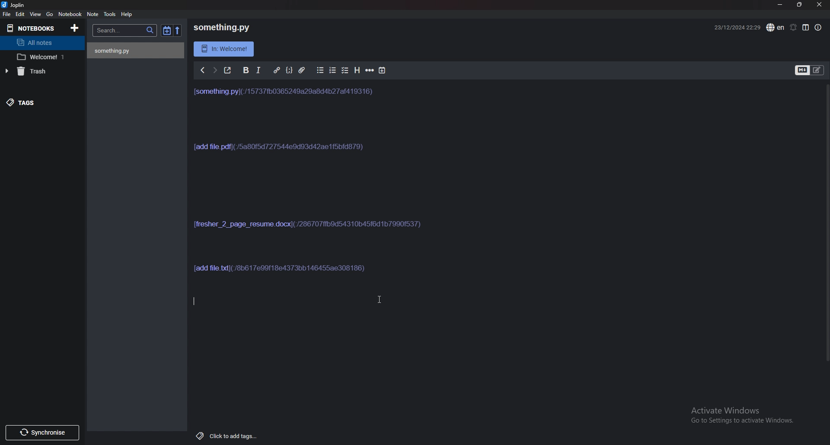 The image size is (830, 445). I want to click on Add notebooks, so click(74, 29).